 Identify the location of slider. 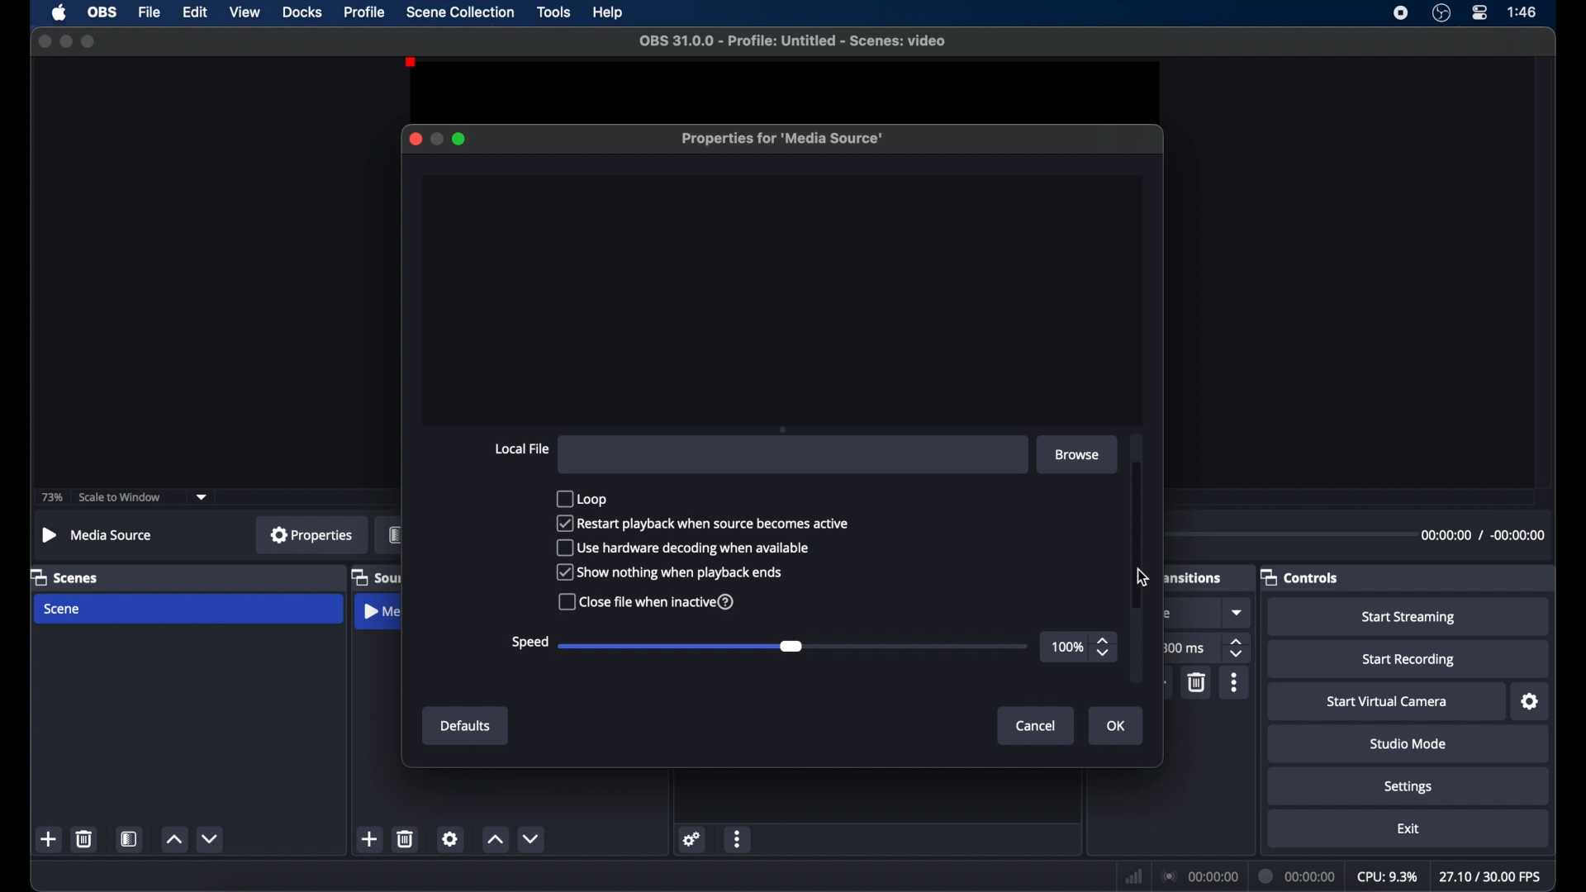
(792, 646).